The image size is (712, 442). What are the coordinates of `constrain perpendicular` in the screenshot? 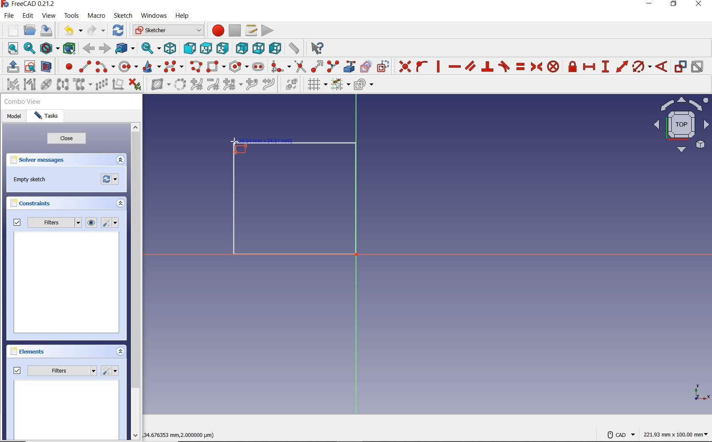 It's located at (487, 66).